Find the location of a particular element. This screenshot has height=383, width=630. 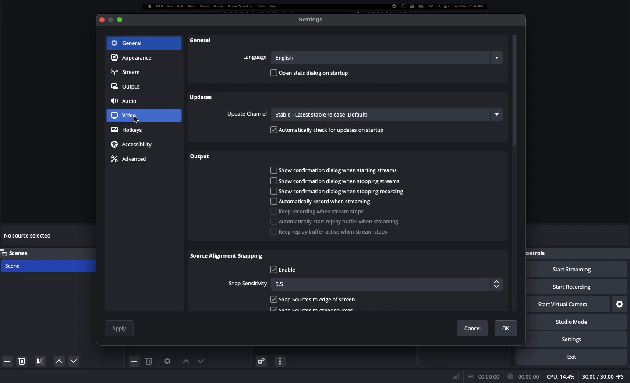

Controls is located at coordinates (538, 253).